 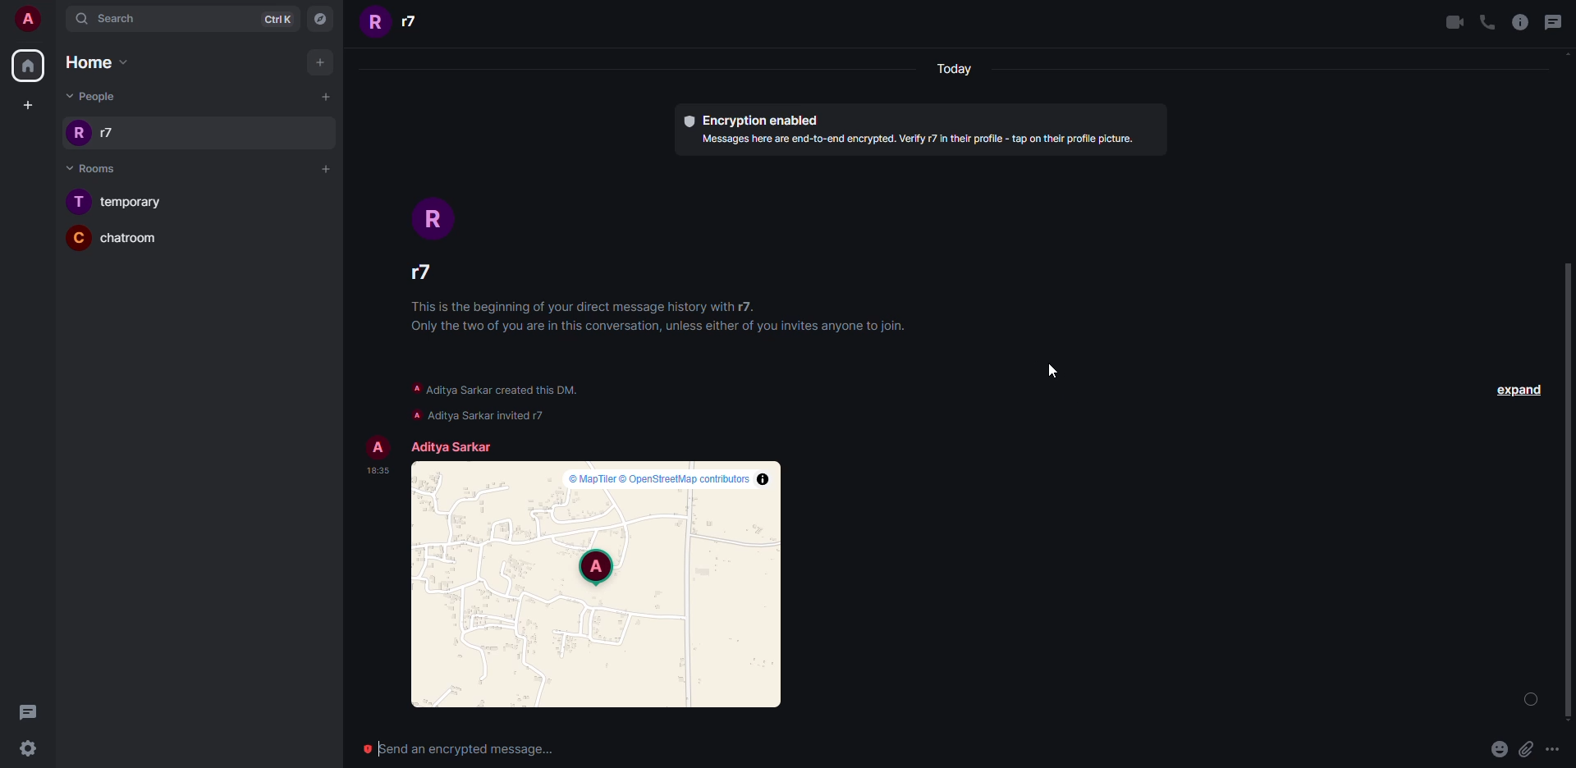 I want to click on r7, so click(x=107, y=134).